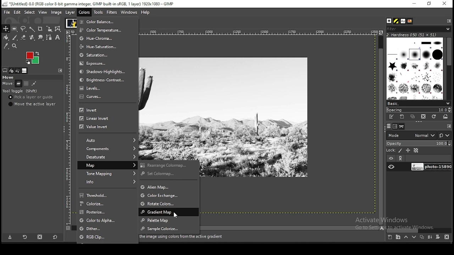  What do you see at coordinates (415, 68) in the screenshot?
I see `brushes` at bounding box center [415, 68].